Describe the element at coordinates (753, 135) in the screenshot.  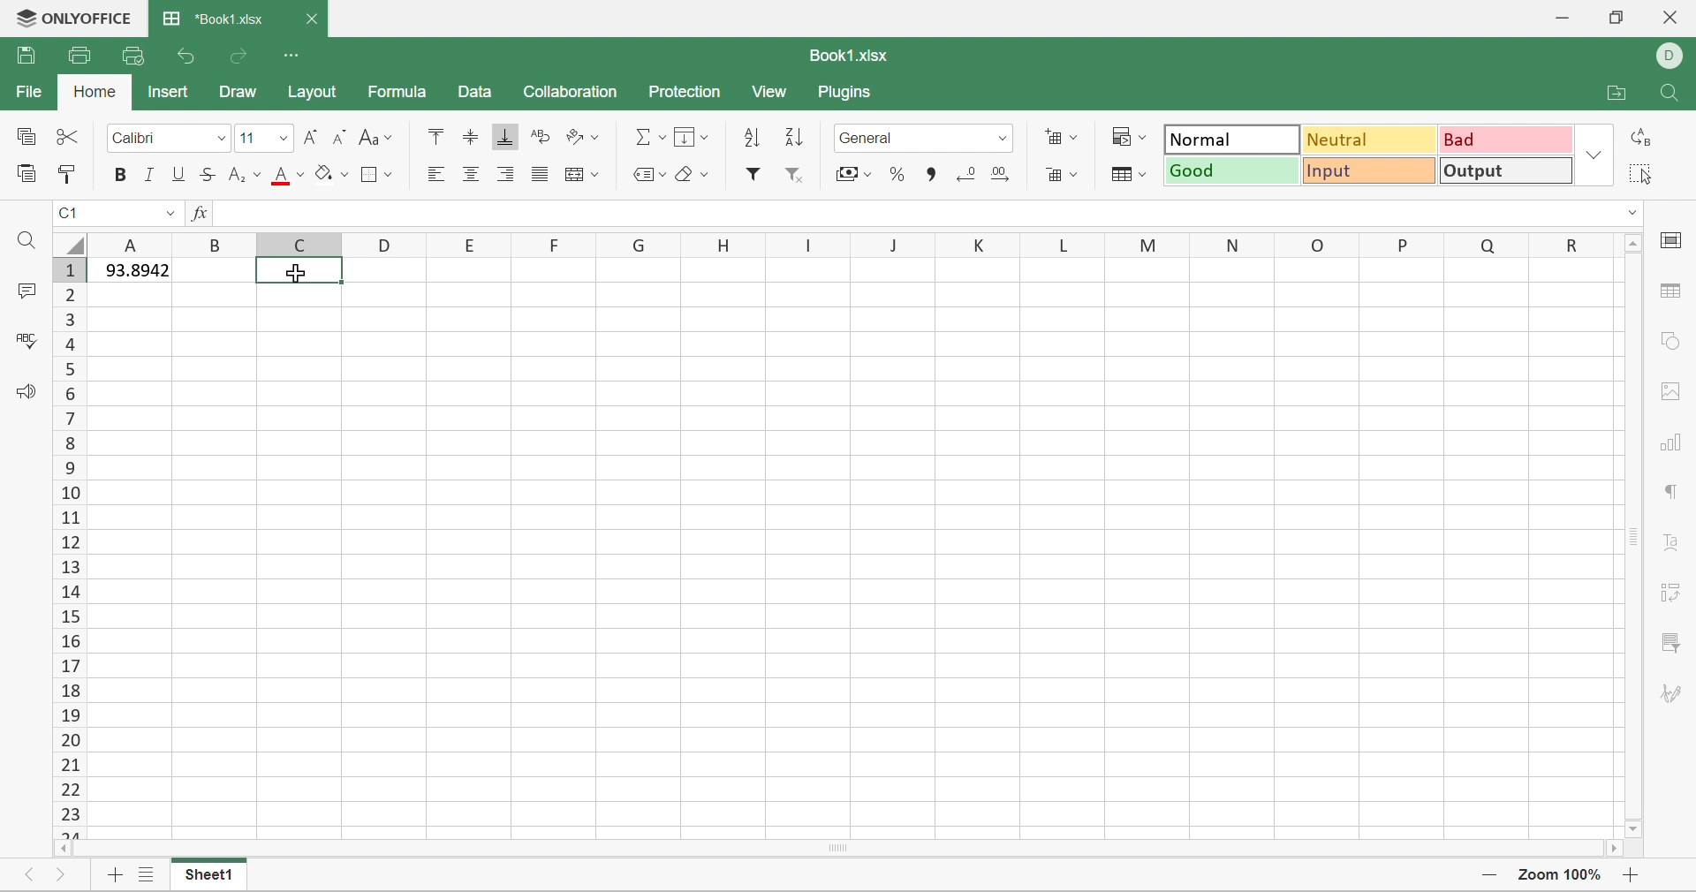
I see `Ascending order` at that location.